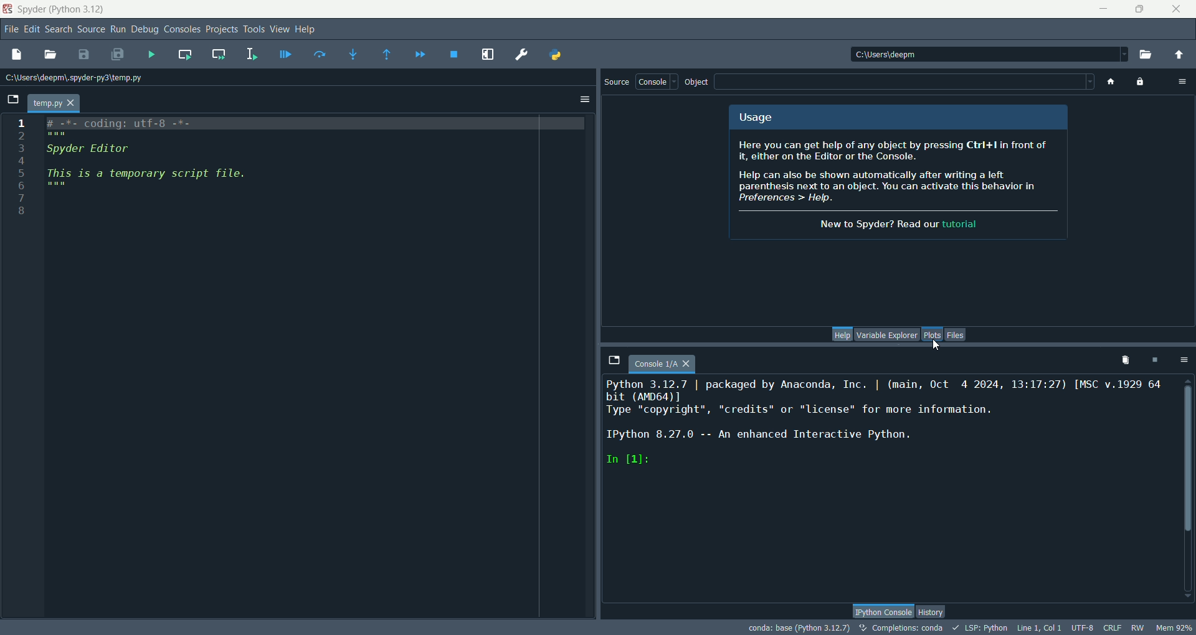 The image size is (1196, 635). What do you see at coordinates (662, 364) in the screenshot?
I see `console` at bounding box center [662, 364].